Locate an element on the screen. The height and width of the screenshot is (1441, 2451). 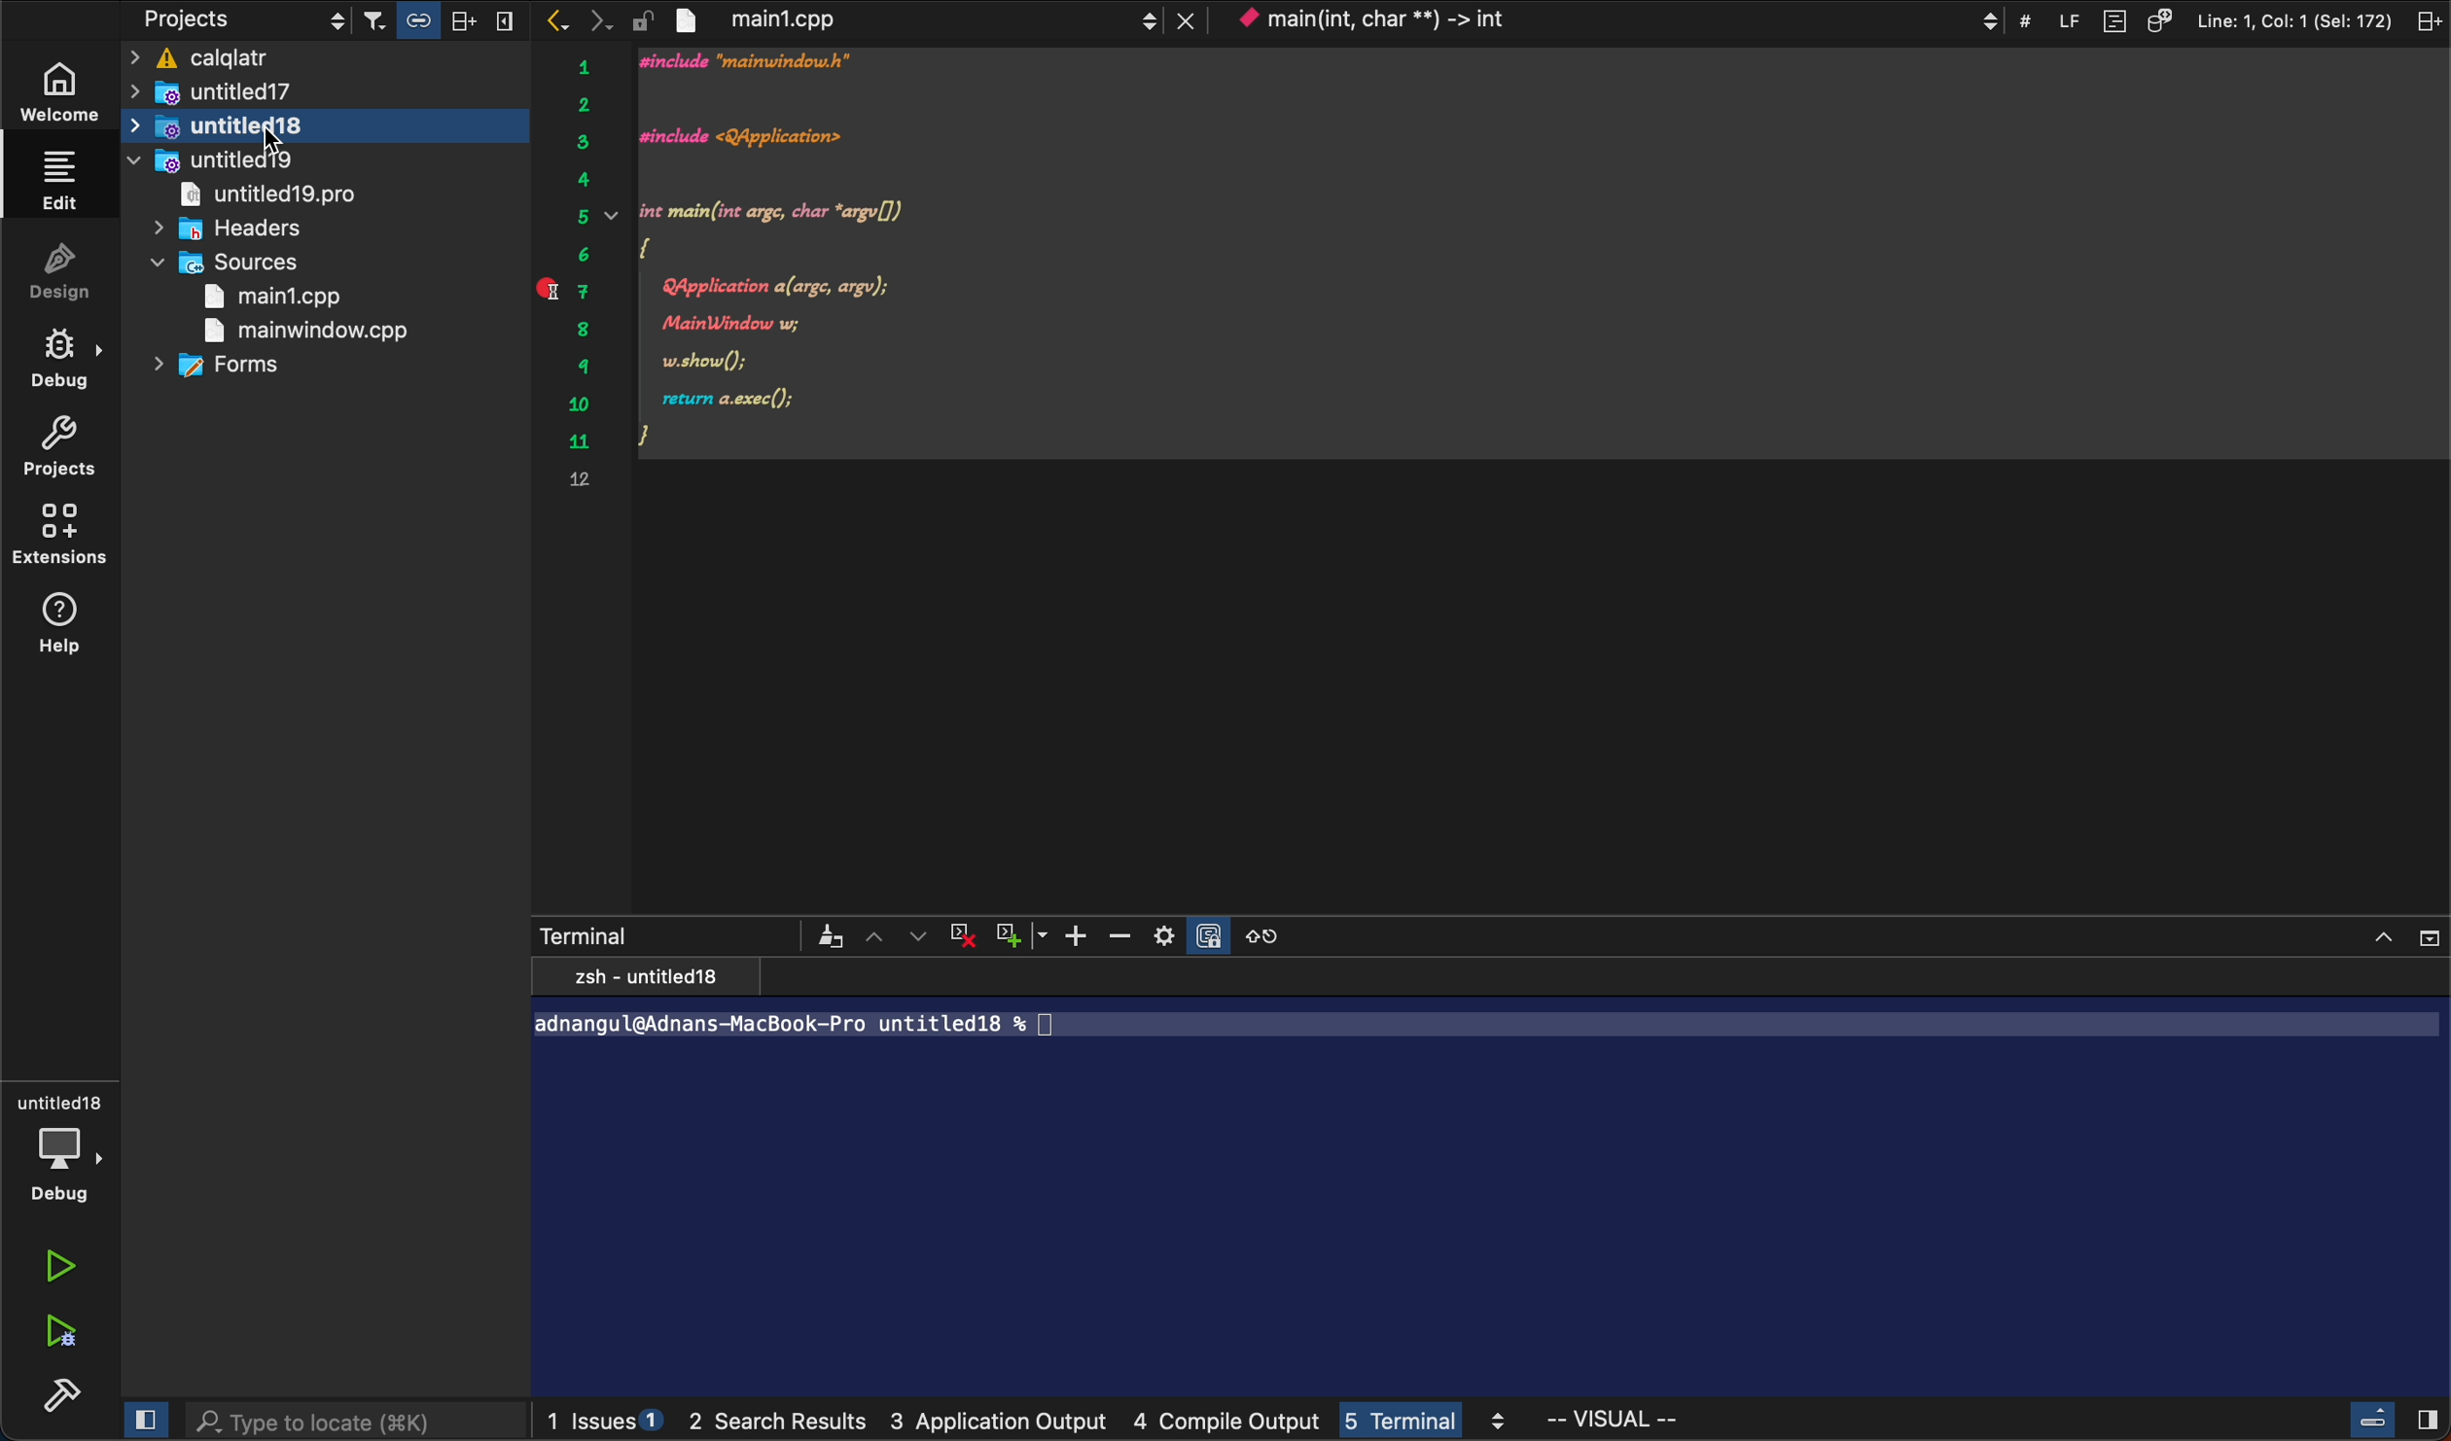
main window .cpp is located at coordinates (310, 328).